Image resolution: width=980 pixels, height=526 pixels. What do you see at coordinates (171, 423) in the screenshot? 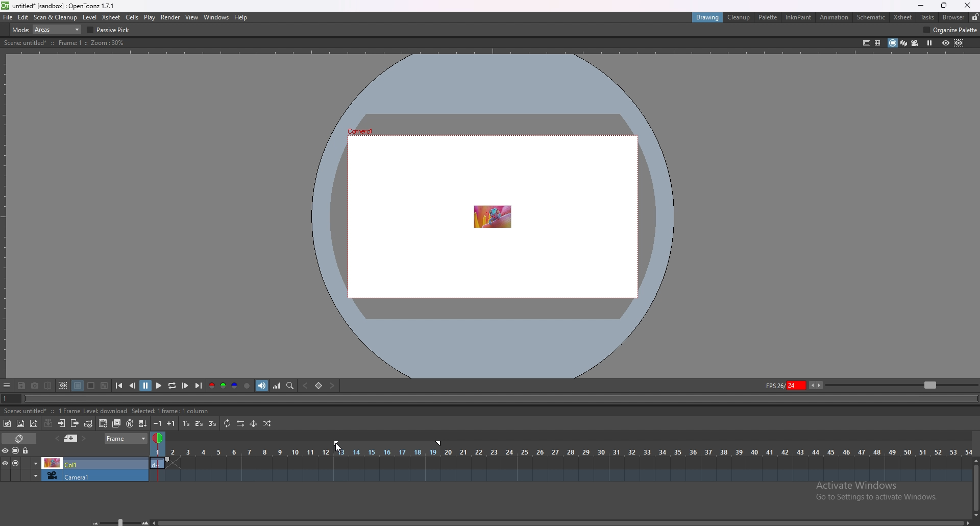
I see `increase step` at bounding box center [171, 423].